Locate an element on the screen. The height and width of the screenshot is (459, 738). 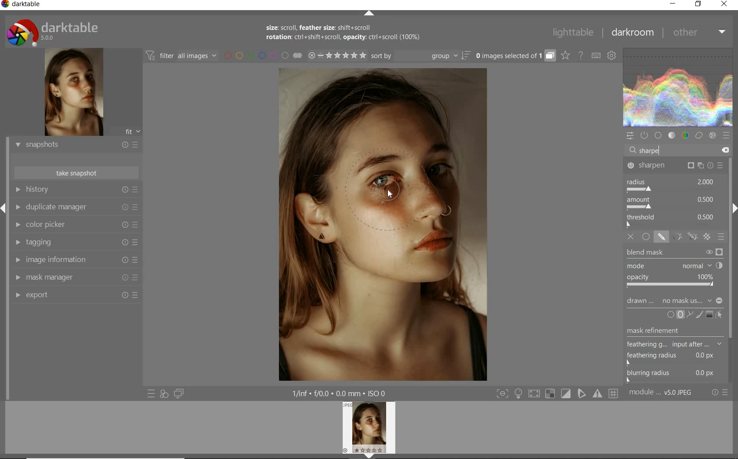
enable online help is located at coordinates (581, 56).